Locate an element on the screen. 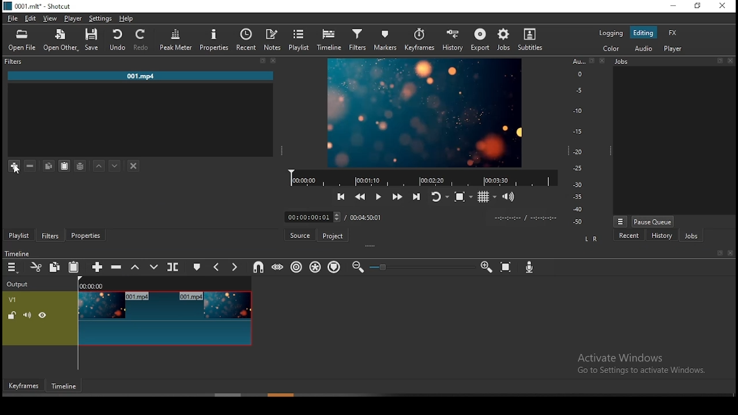  view as tiles is located at coordinates (134, 218).